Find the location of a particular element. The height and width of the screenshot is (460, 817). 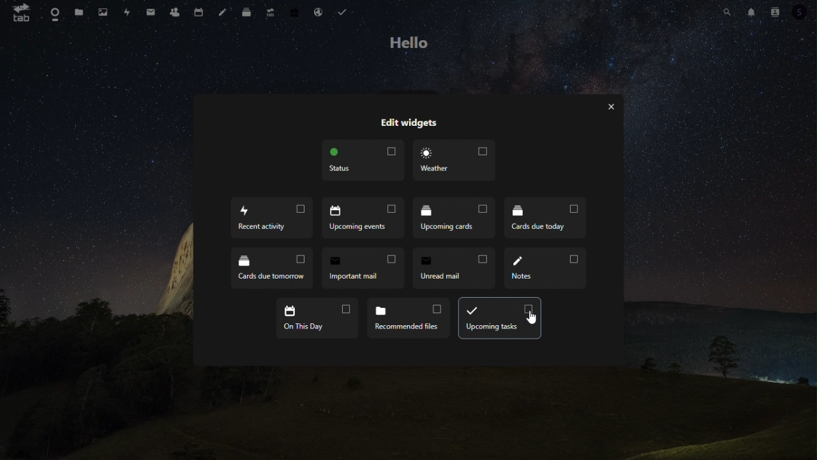

tab is located at coordinates (20, 15).